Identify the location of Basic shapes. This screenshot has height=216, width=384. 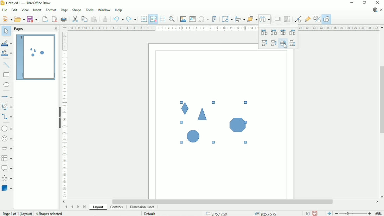
(8, 128).